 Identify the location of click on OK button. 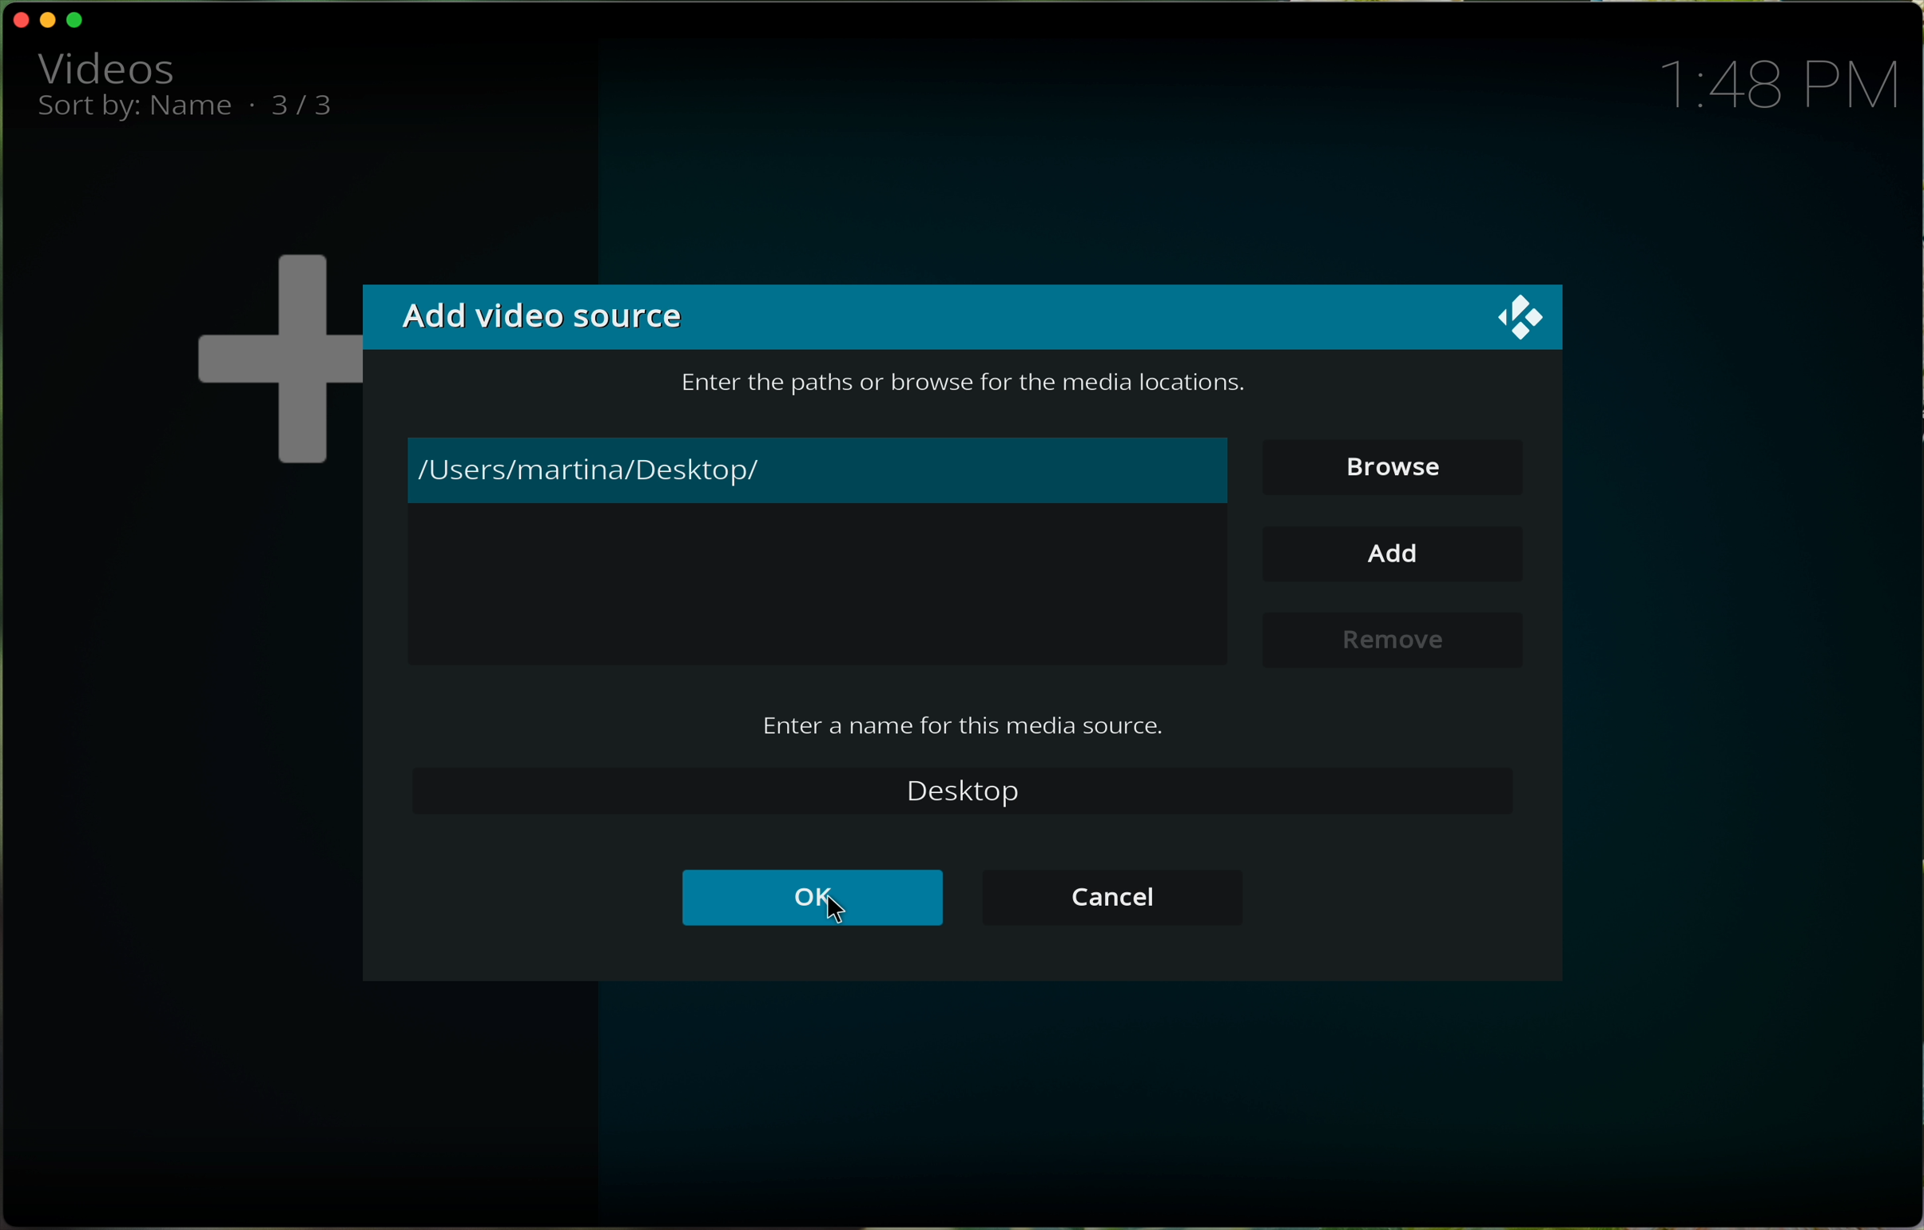
(813, 901).